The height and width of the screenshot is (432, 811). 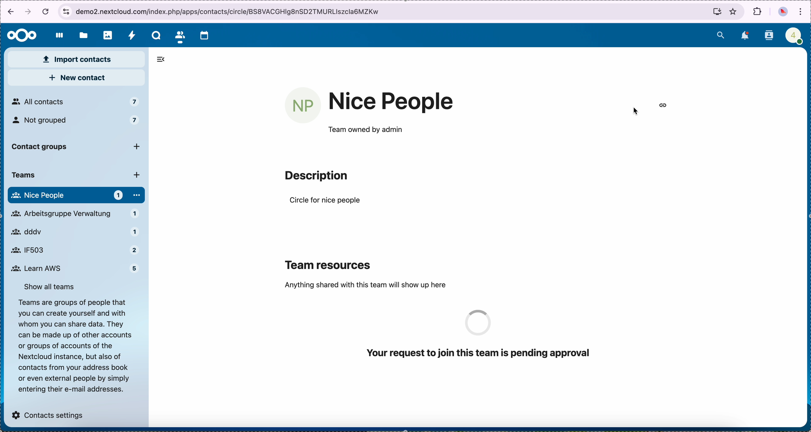 What do you see at coordinates (326, 201) in the screenshot?
I see `circle for nice people` at bounding box center [326, 201].